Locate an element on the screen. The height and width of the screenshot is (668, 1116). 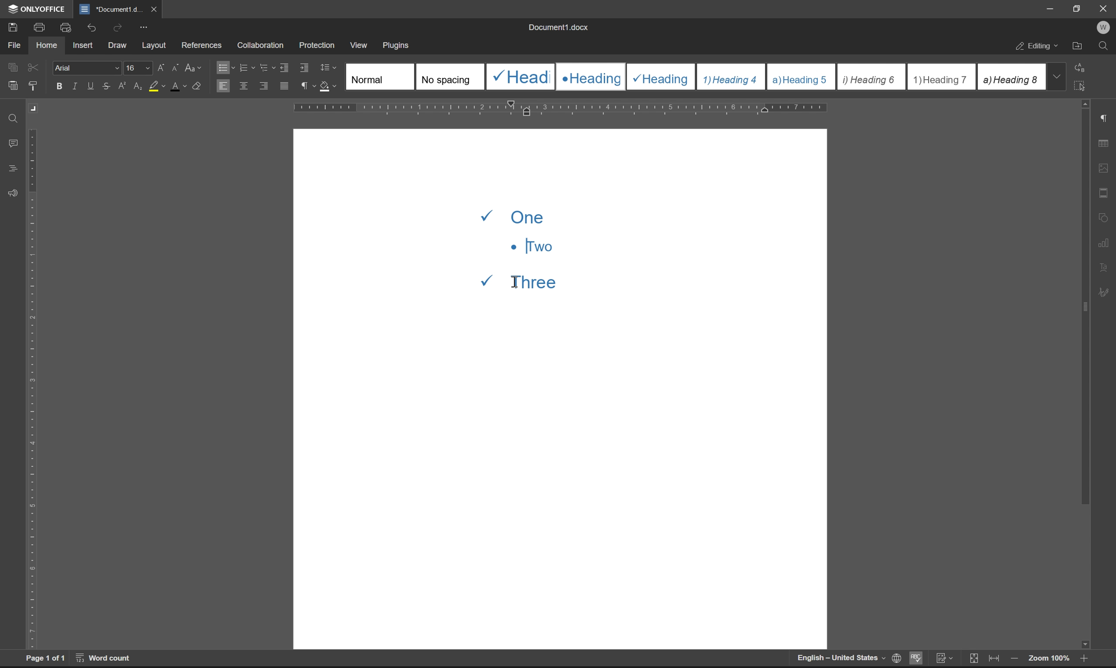
references is located at coordinates (202, 43).